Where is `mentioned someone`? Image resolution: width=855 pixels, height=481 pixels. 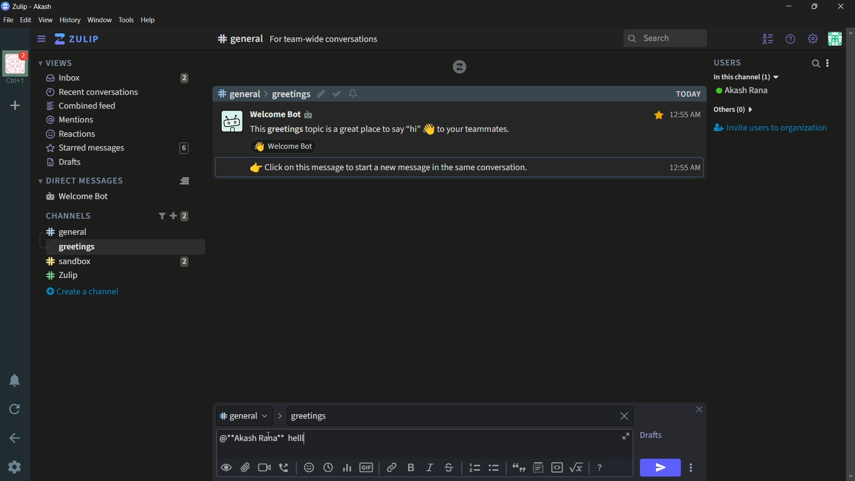 mentioned someone is located at coordinates (252, 440).